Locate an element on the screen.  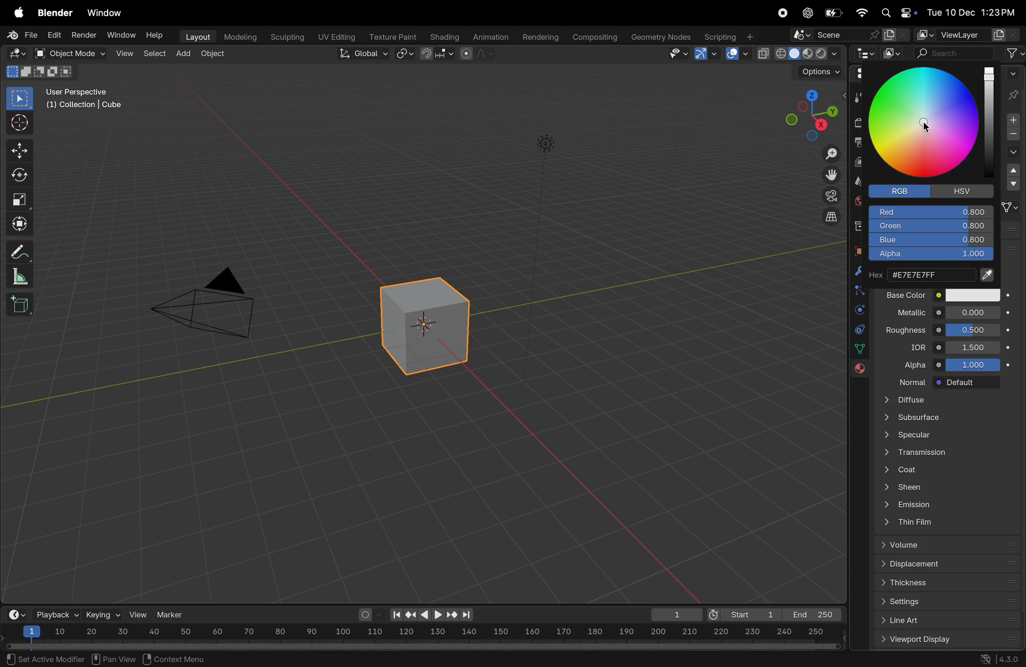
transmission is located at coordinates (946, 452).